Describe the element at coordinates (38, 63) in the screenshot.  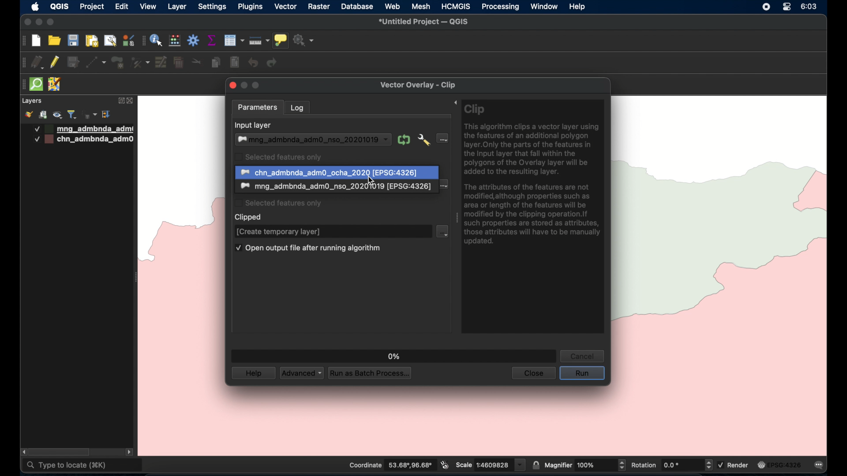
I see `current edits` at that location.